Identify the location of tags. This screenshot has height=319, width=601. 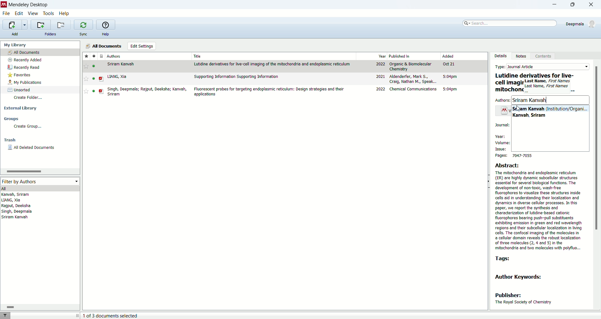
(503, 259).